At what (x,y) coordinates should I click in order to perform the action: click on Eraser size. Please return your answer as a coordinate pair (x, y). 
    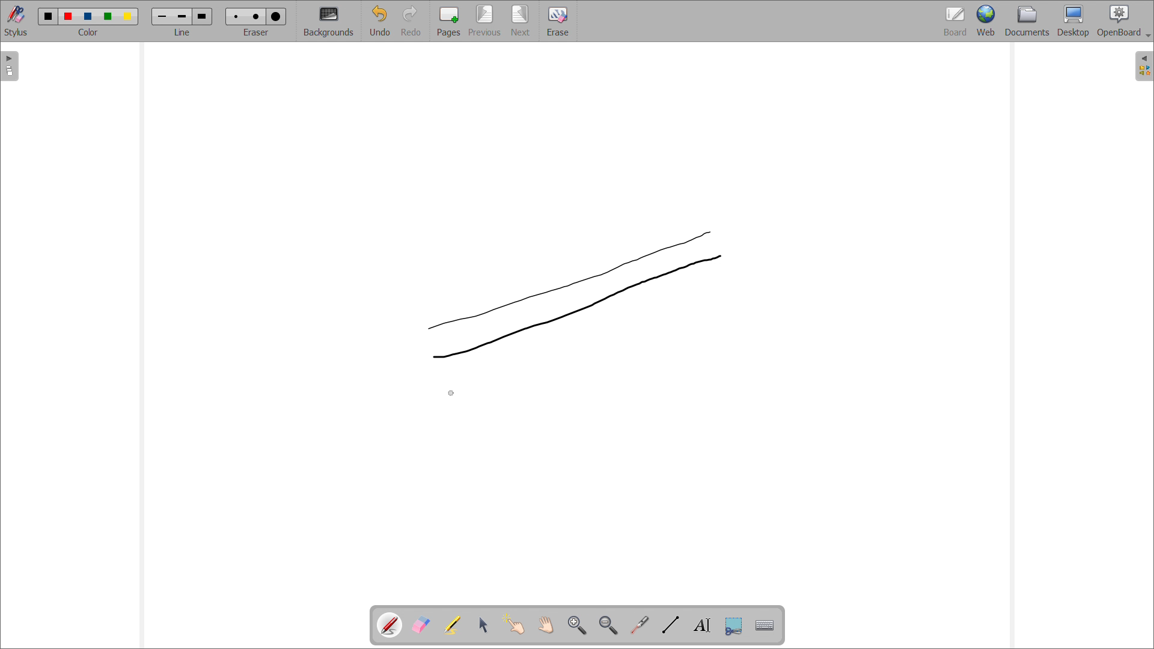
    Looking at the image, I should click on (256, 16).